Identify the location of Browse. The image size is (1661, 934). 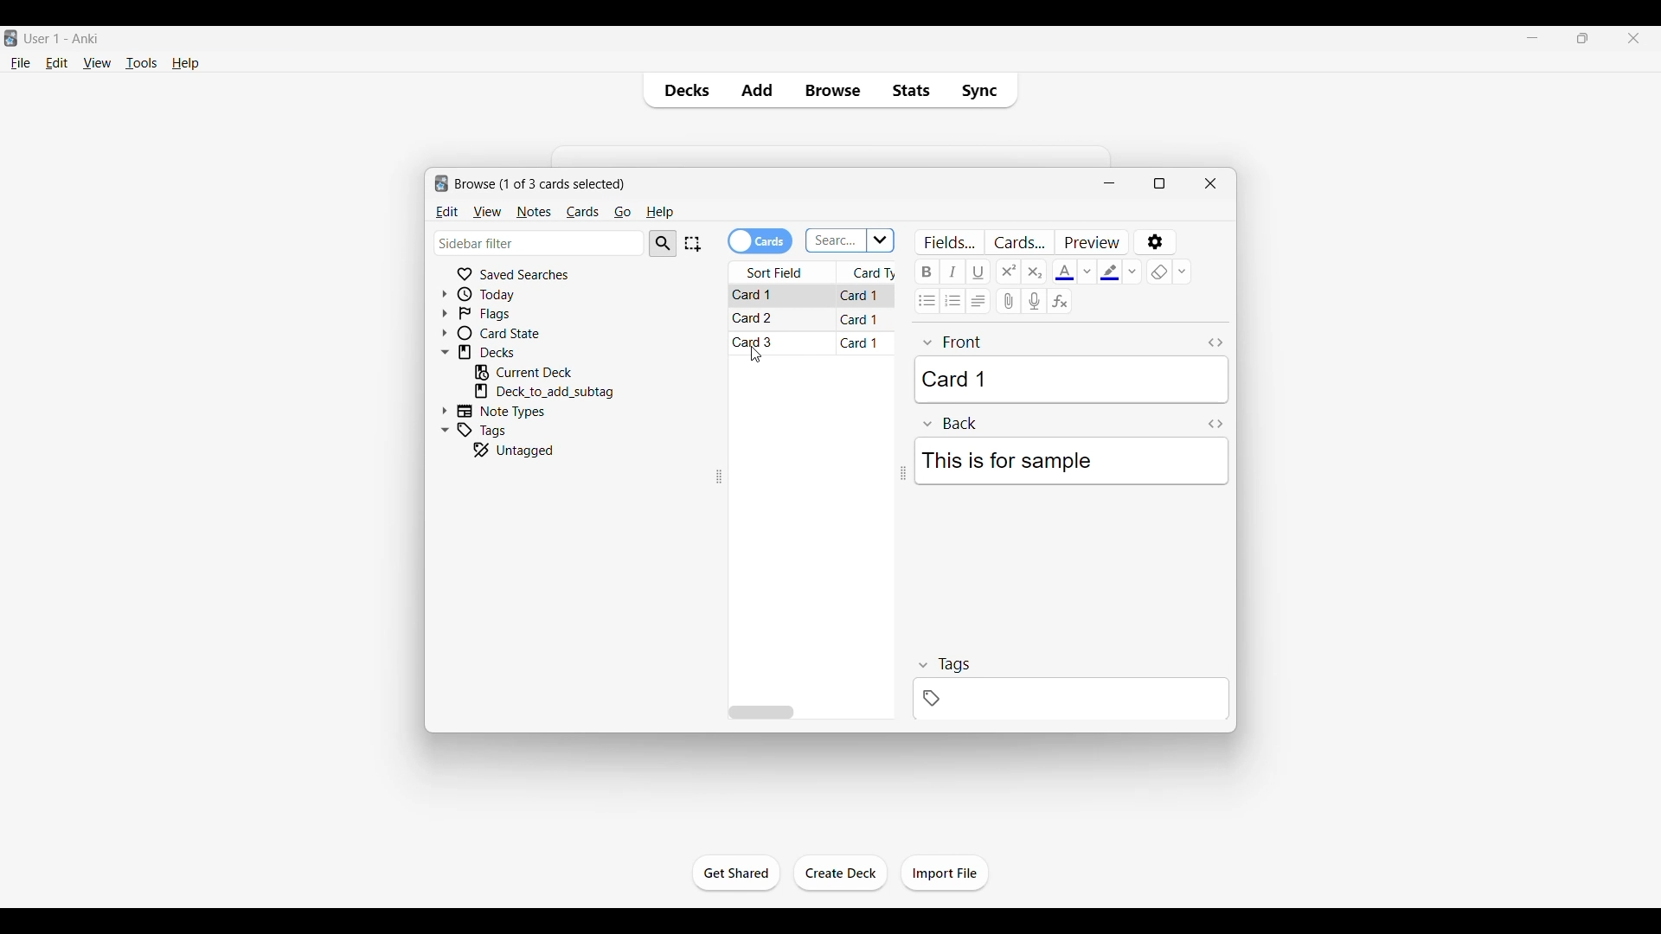
(832, 90).